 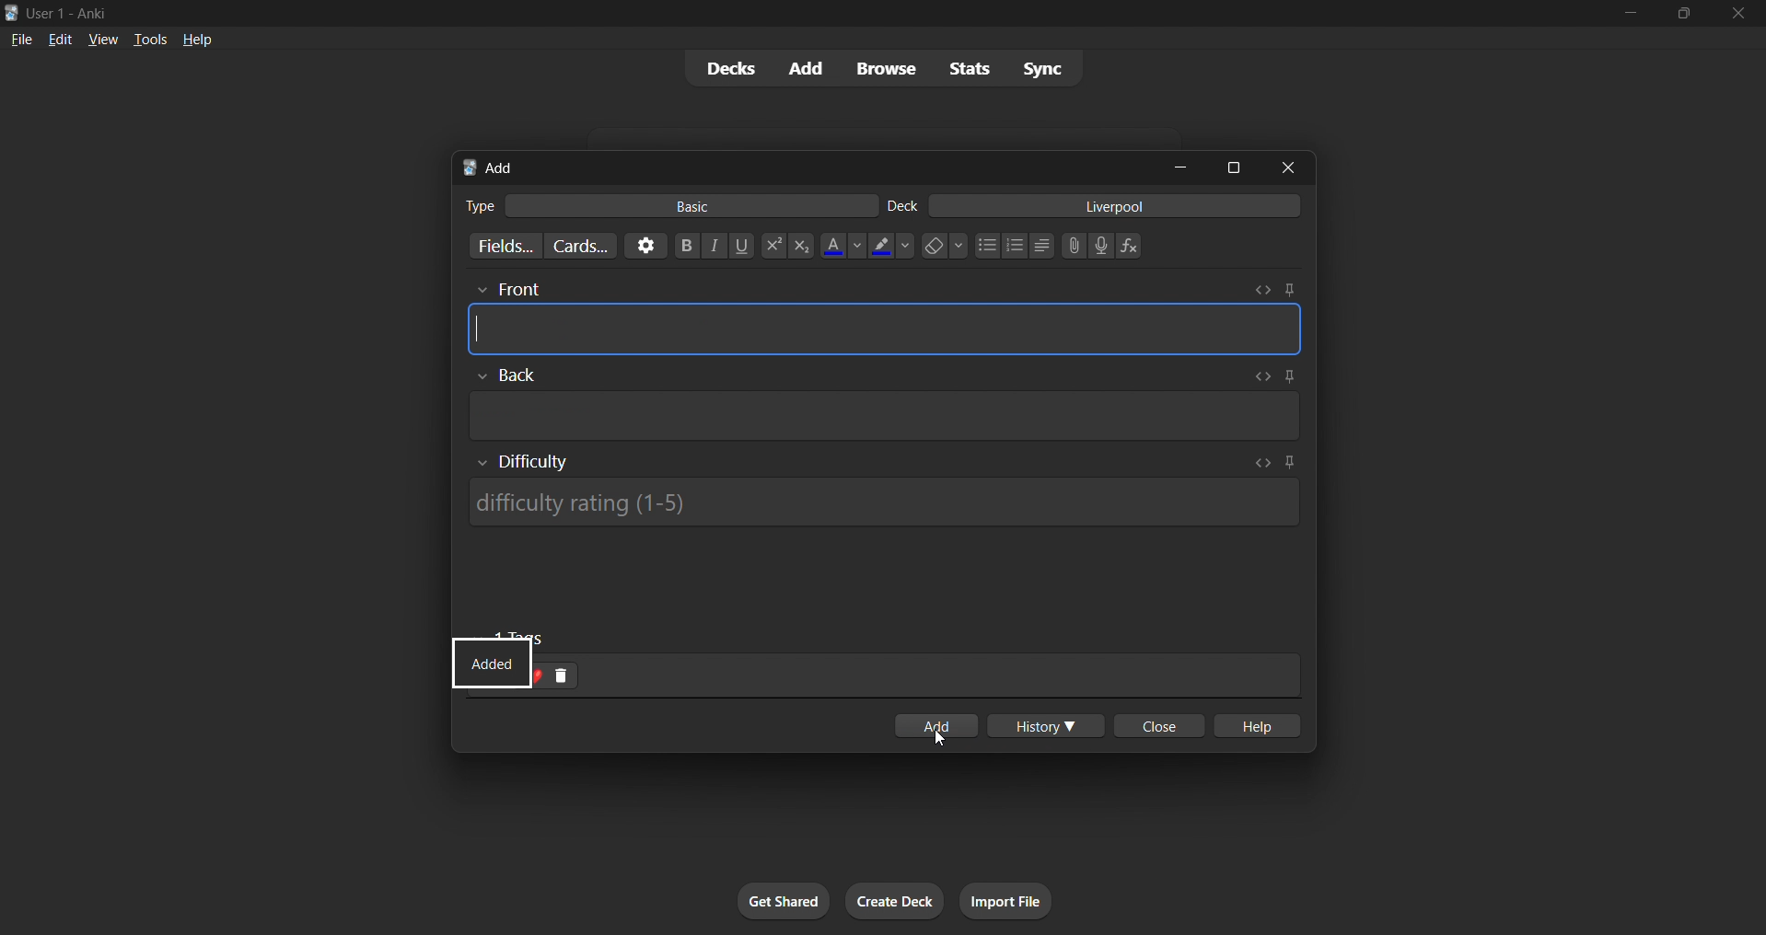 What do you see at coordinates (838, 244) in the screenshot?
I see `font color` at bounding box center [838, 244].